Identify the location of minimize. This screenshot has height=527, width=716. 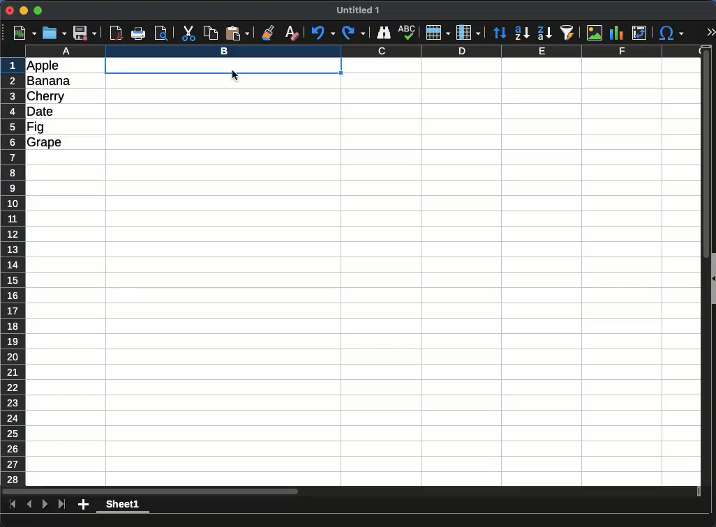
(24, 10).